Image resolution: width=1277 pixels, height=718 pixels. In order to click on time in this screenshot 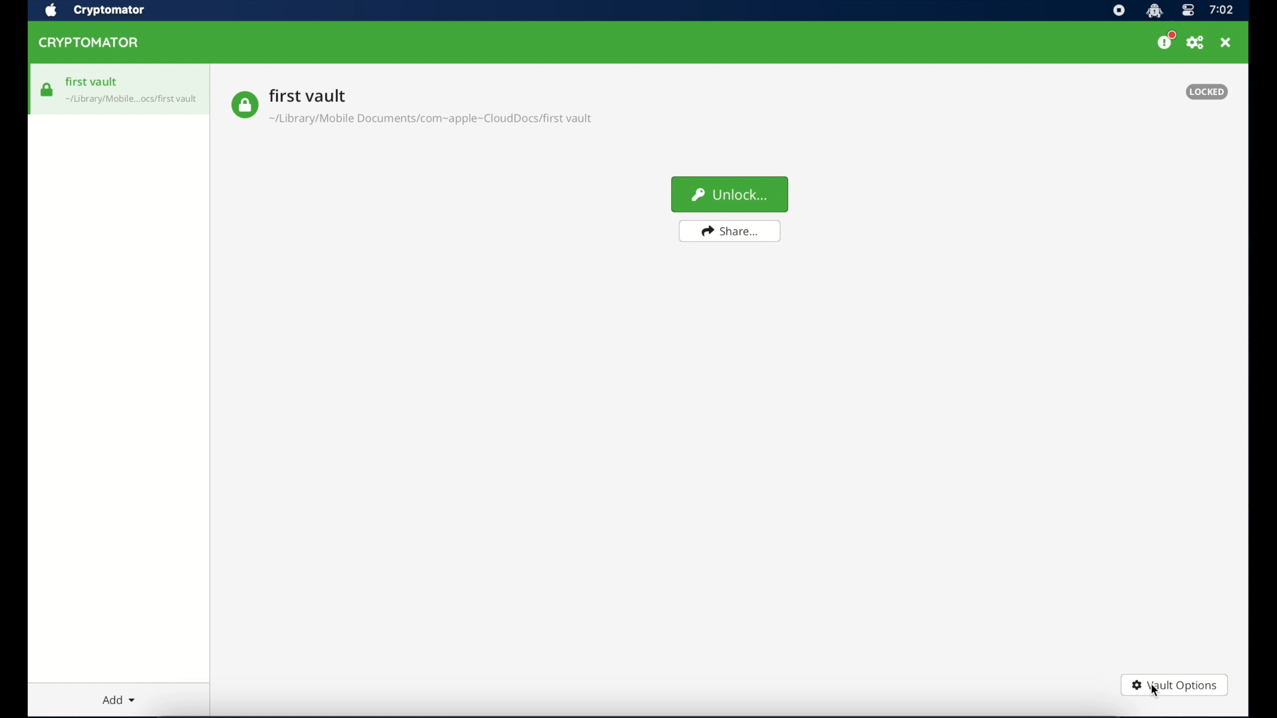, I will do `click(1221, 11)`.